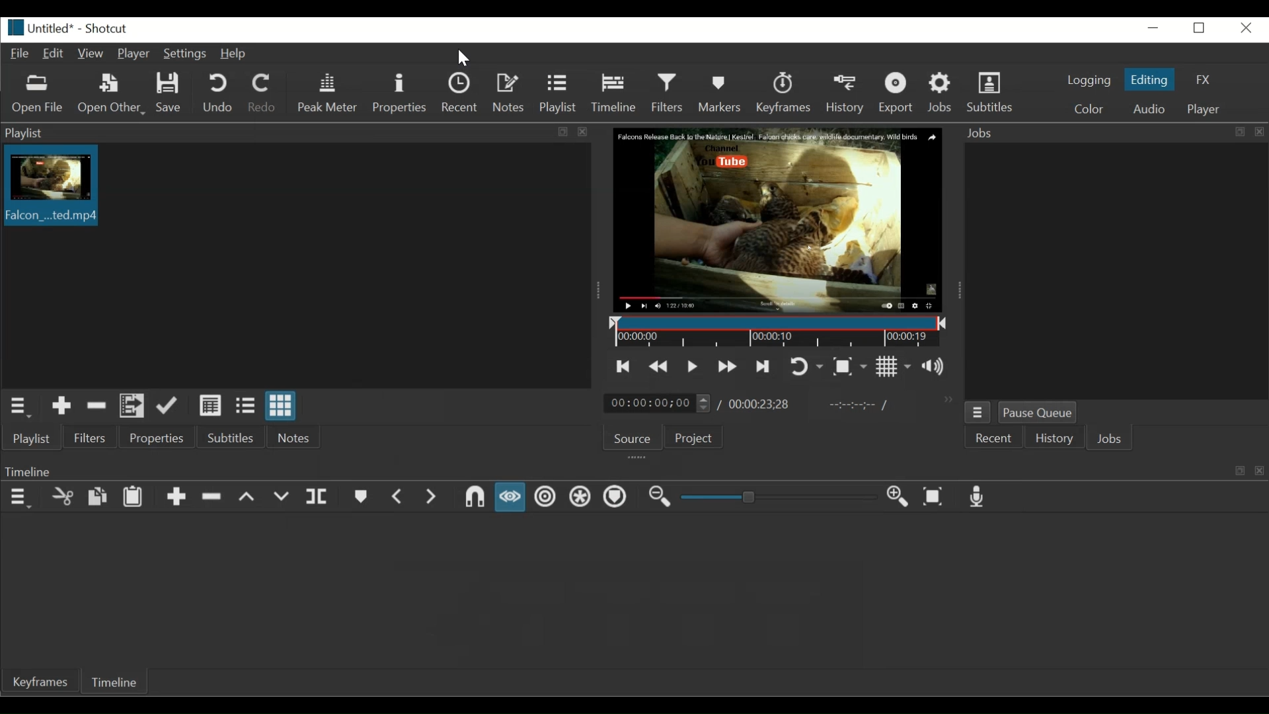 This screenshot has width=1269, height=714. What do you see at coordinates (617, 93) in the screenshot?
I see `Timeline` at bounding box center [617, 93].